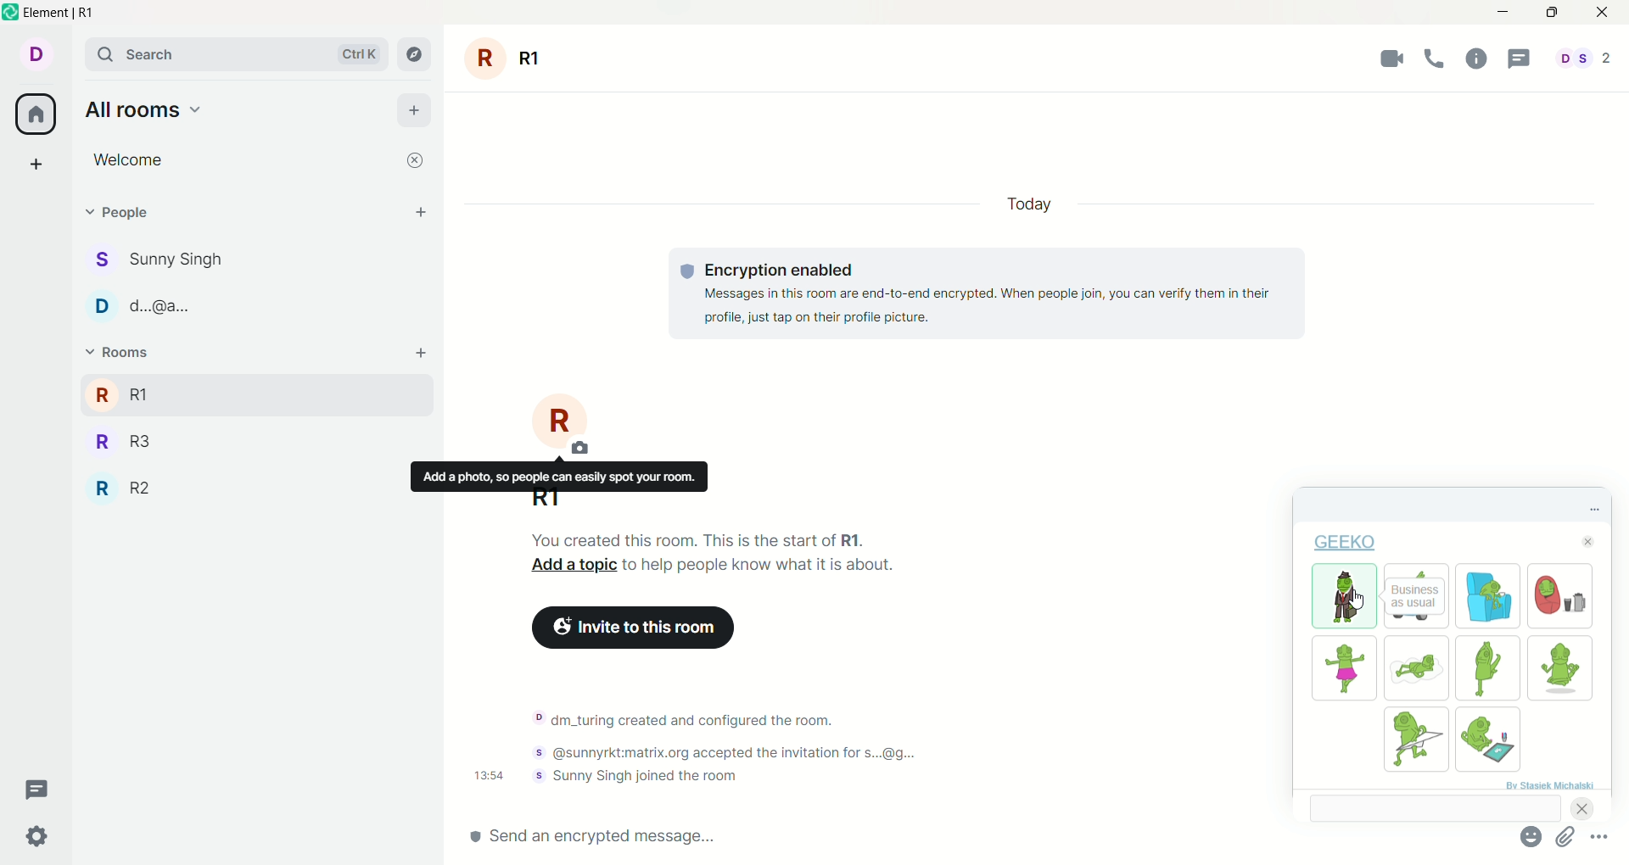 The height and width of the screenshot is (865, 1629). What do you see at coordinates (683, 720) in the screenshot?
I see `Notification` at bounding box center [683, 720].